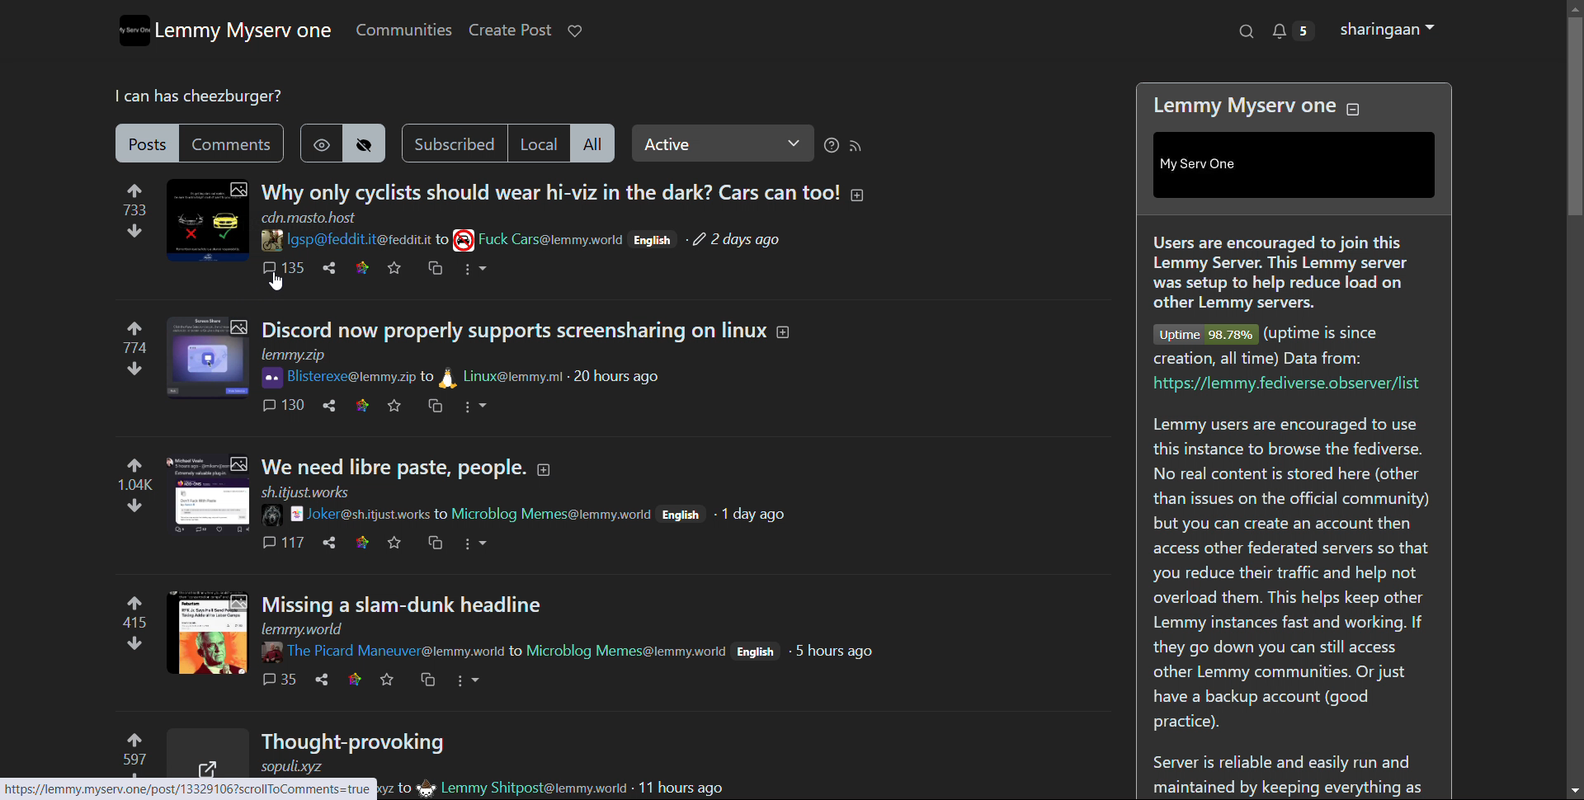  I want to click on crosspost, so click(427, 680).